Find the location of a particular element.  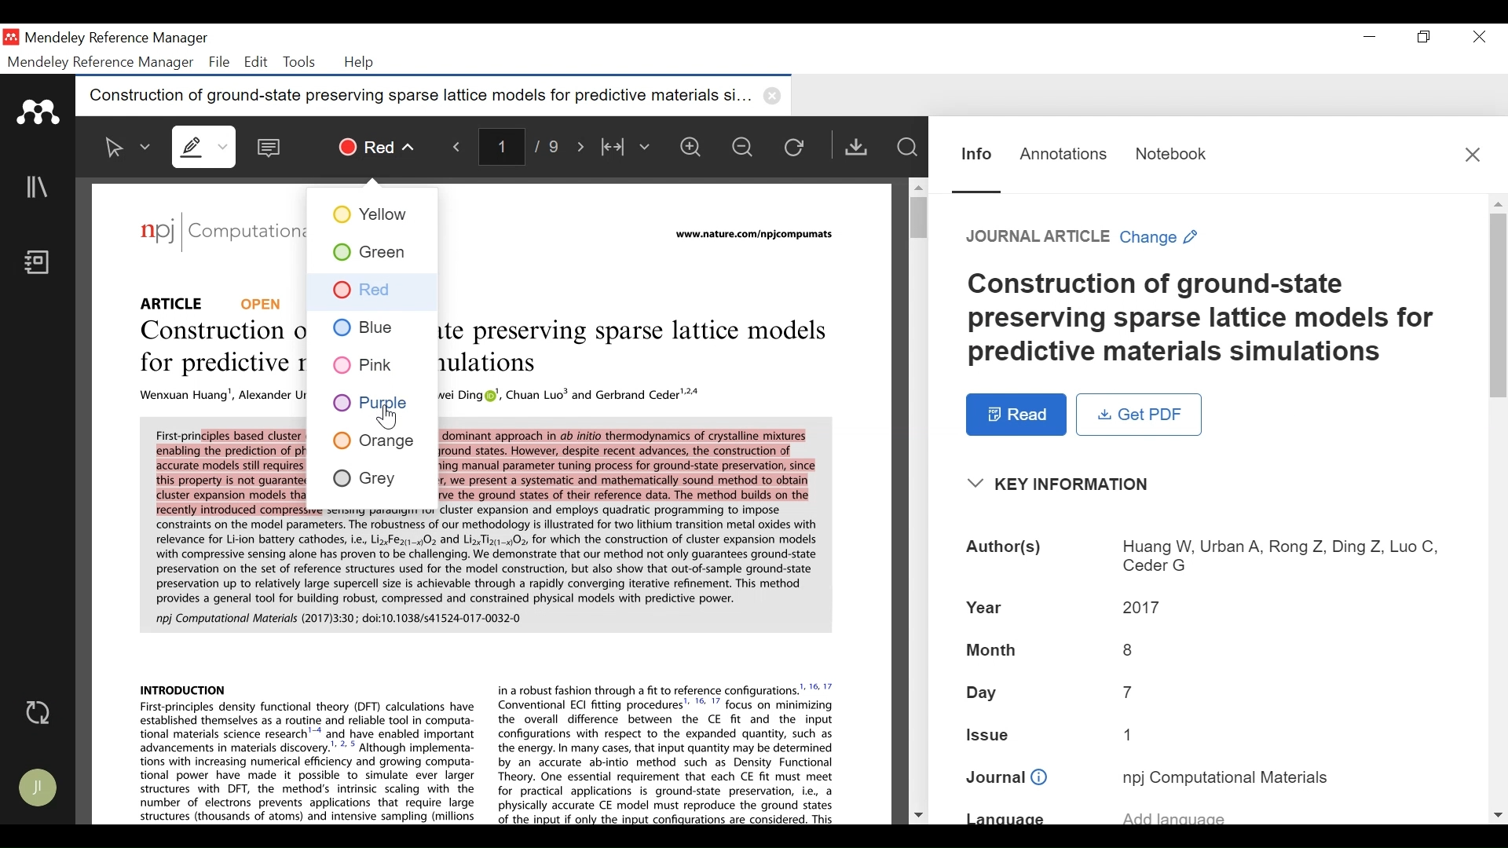

Mendeley Desktop Icon is located at coordinates (11, 36).